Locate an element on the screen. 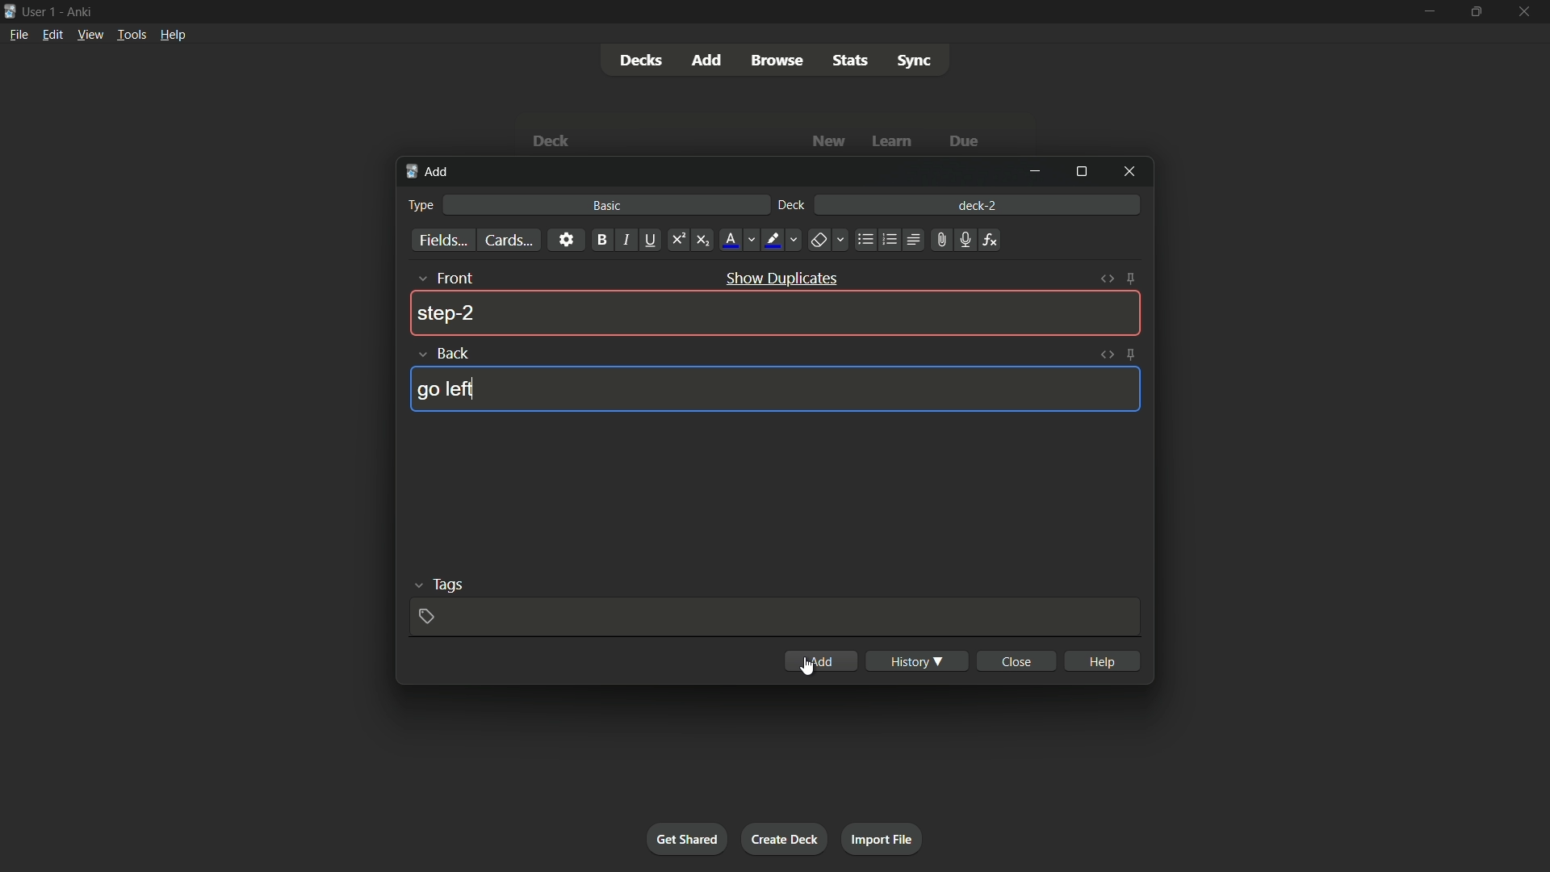 The width and height of the screenshot is (1550, 872). cards is located at coordinates (510, 240).